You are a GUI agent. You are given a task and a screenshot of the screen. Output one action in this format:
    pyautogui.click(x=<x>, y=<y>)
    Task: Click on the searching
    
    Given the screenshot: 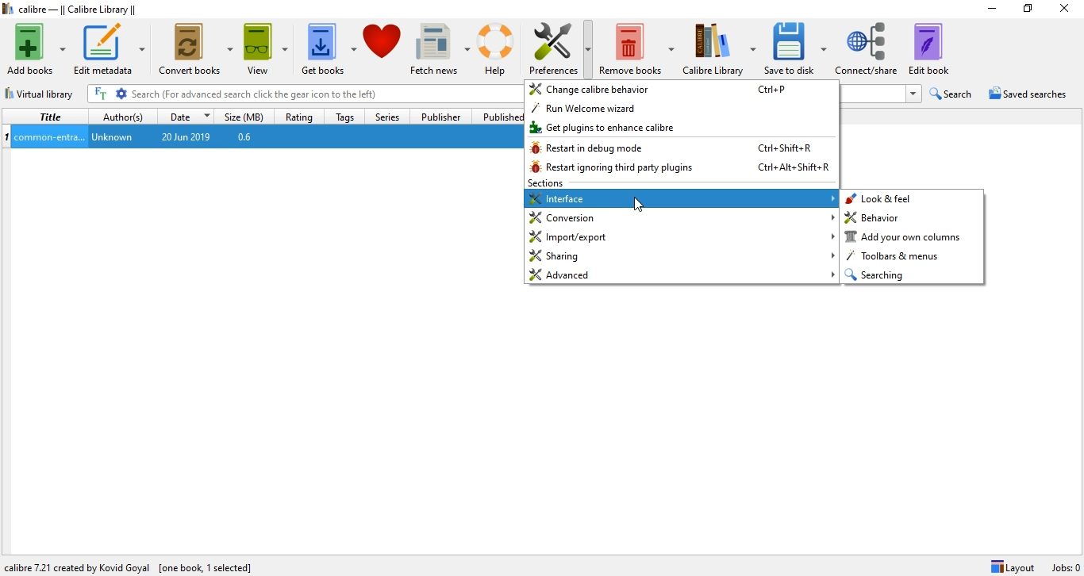 What is the action you would take?
    pyautogui.click(x=910, y=275)
    